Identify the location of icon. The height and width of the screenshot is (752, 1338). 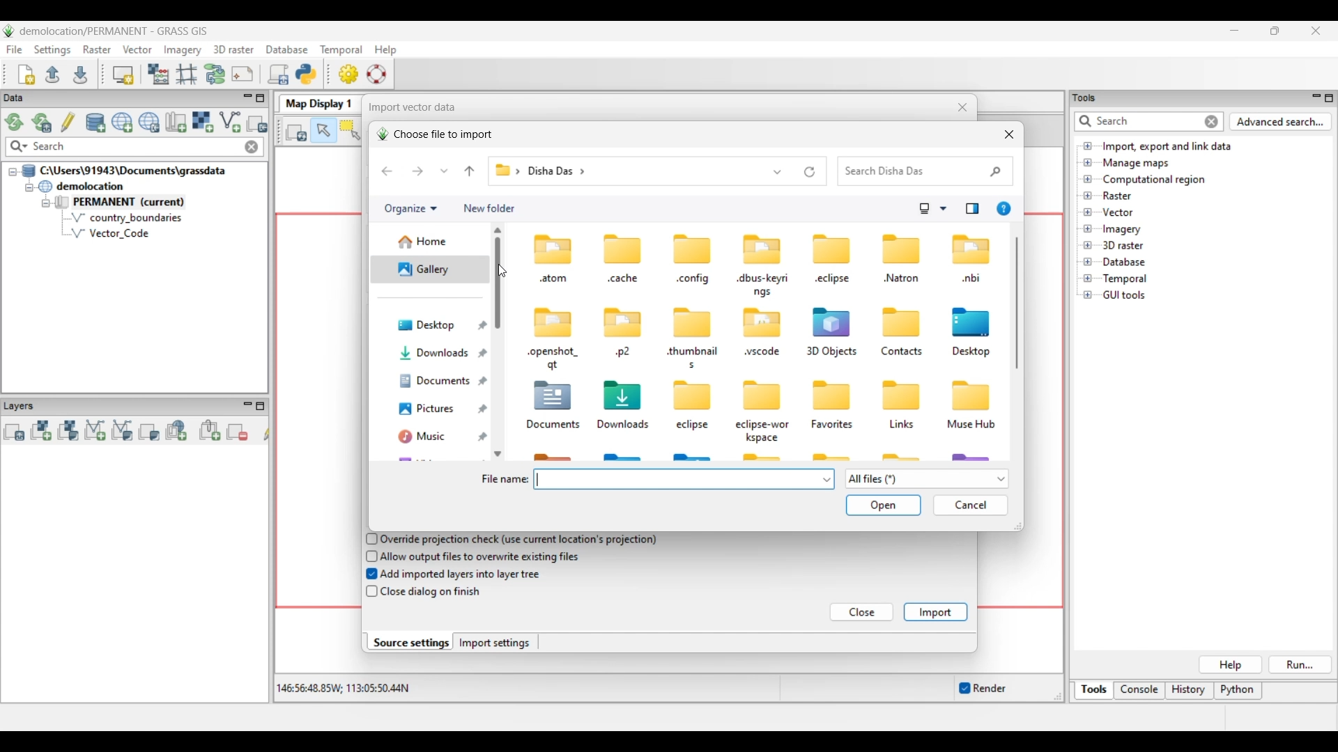
(830, 393).